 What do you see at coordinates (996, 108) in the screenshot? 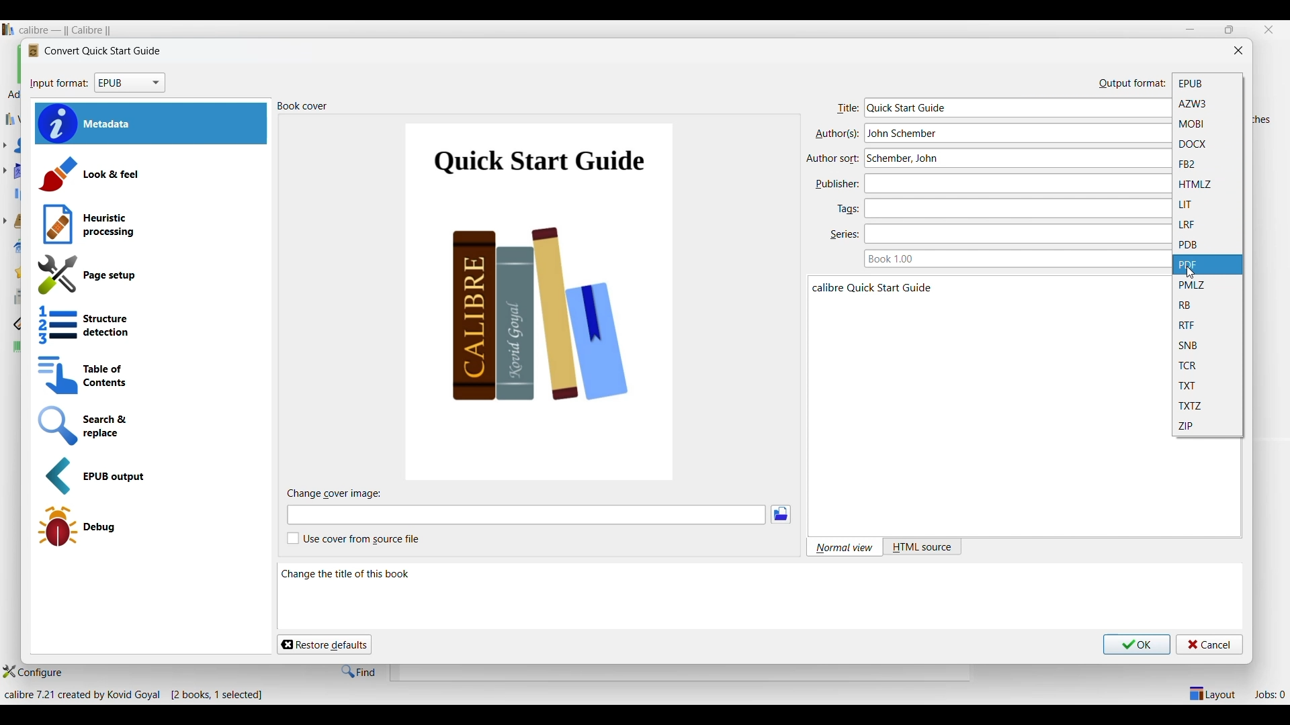
I see `Type in title` at bounding box center [996, 108].